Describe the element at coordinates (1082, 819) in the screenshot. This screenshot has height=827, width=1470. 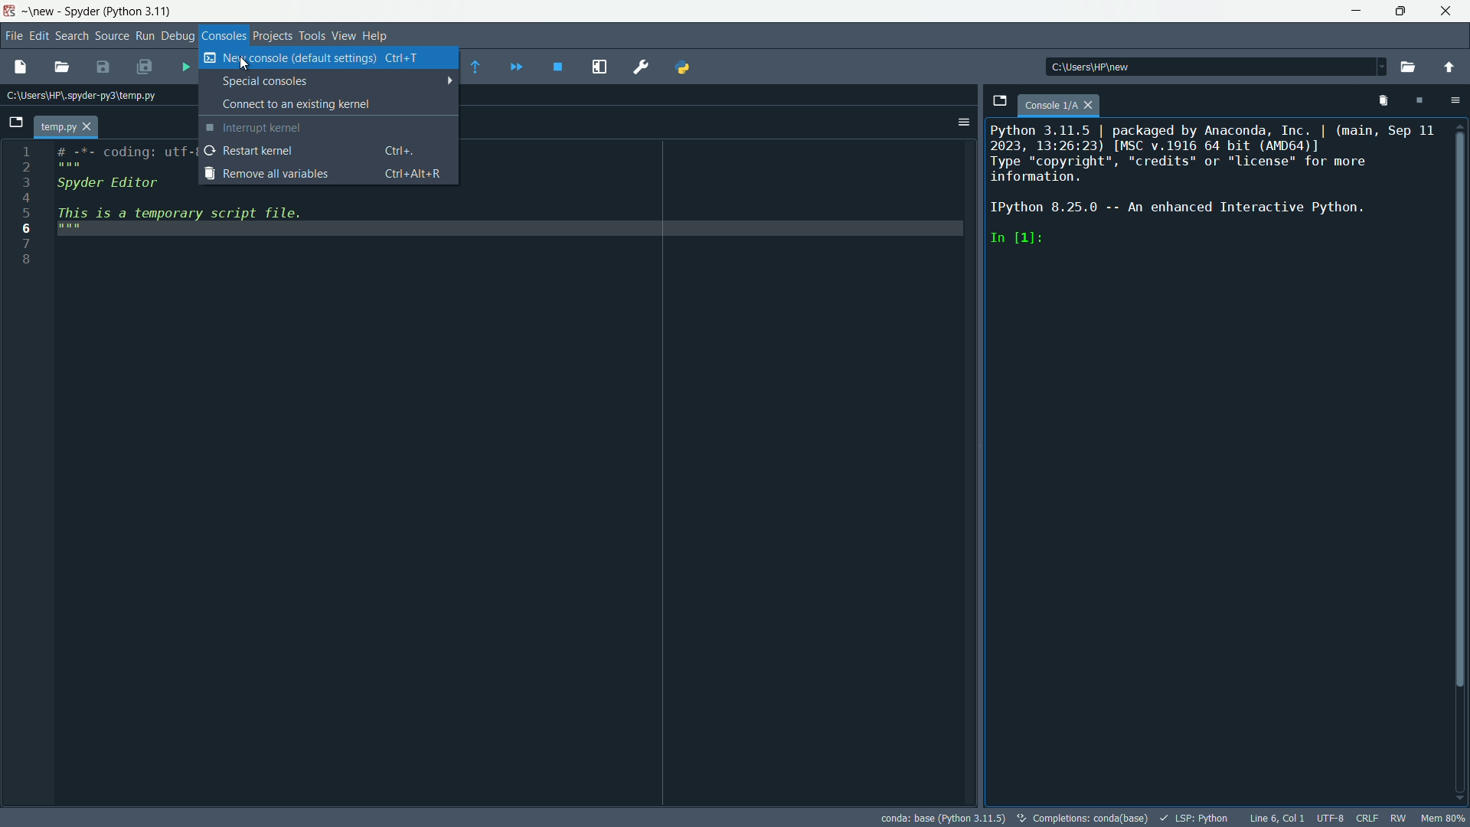
I see `completetions:conda` at that location.